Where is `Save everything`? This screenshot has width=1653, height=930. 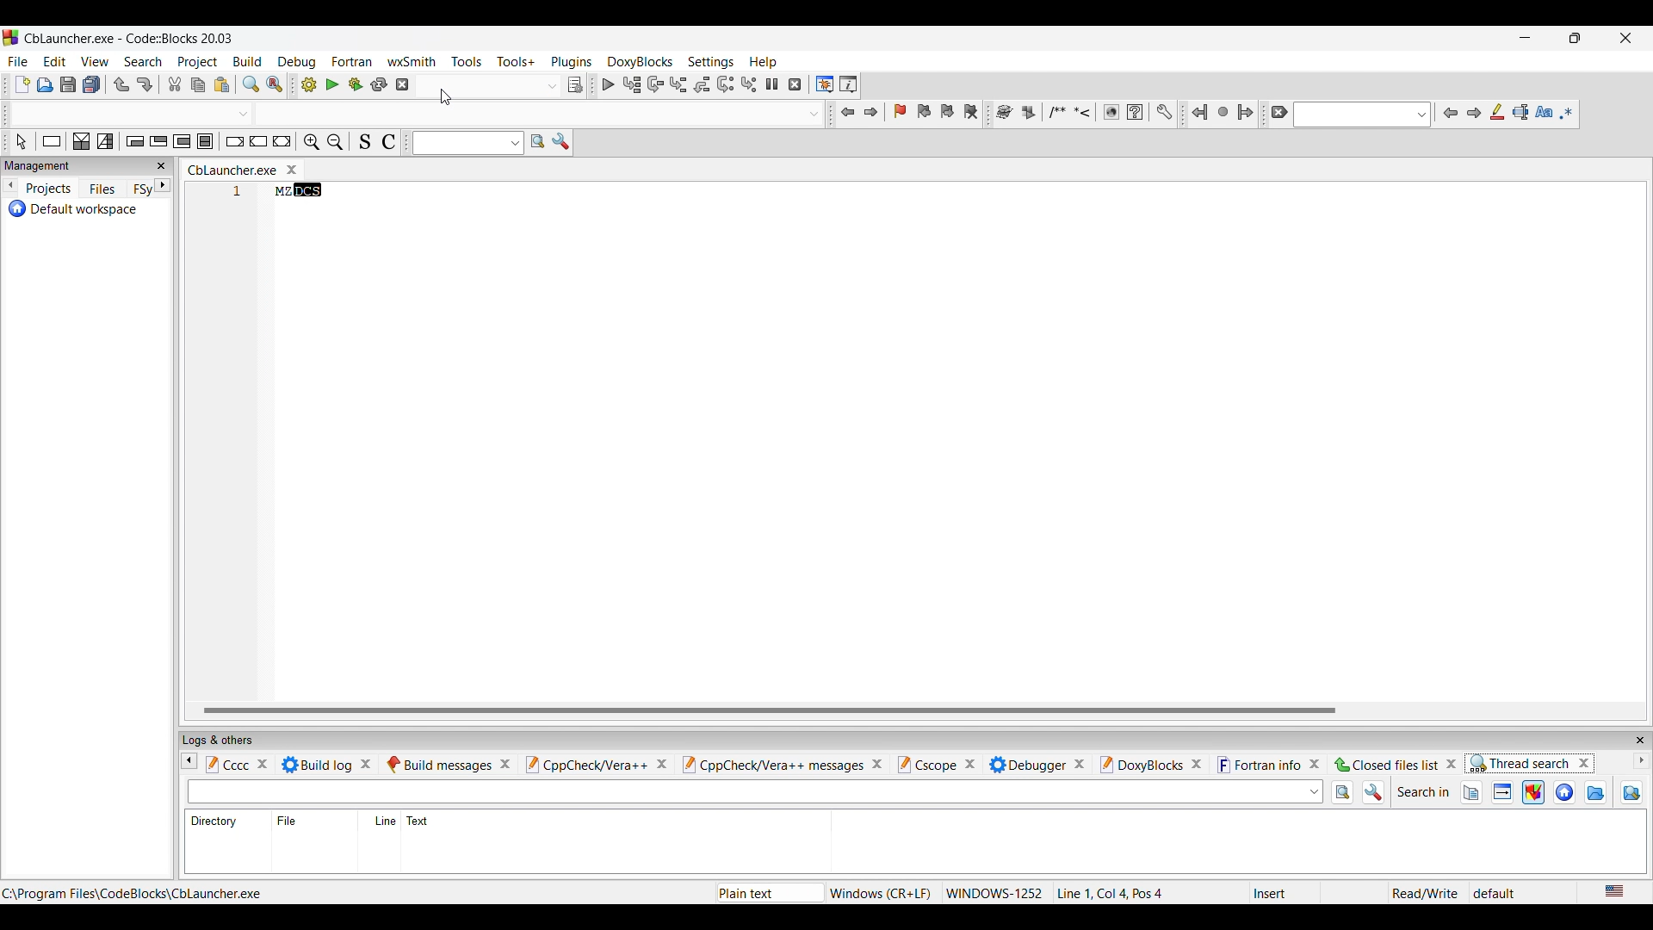 Save everything is located at coordinates (92, 84).